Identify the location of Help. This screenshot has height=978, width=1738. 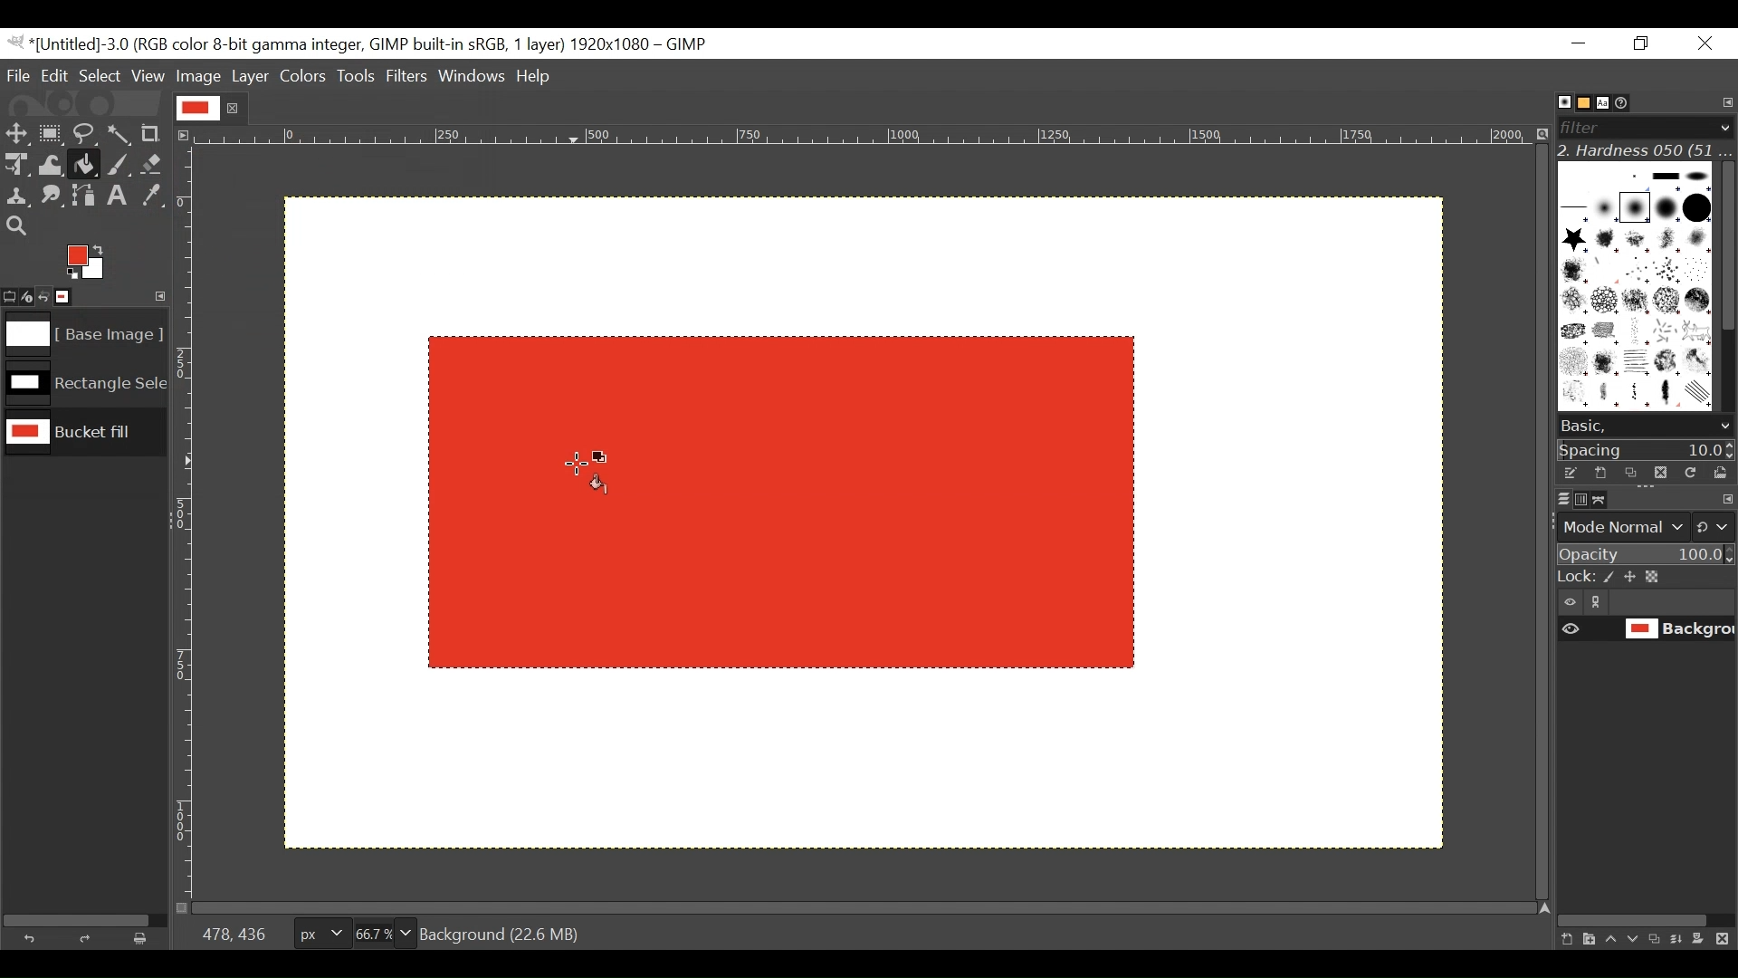
(537, 78).